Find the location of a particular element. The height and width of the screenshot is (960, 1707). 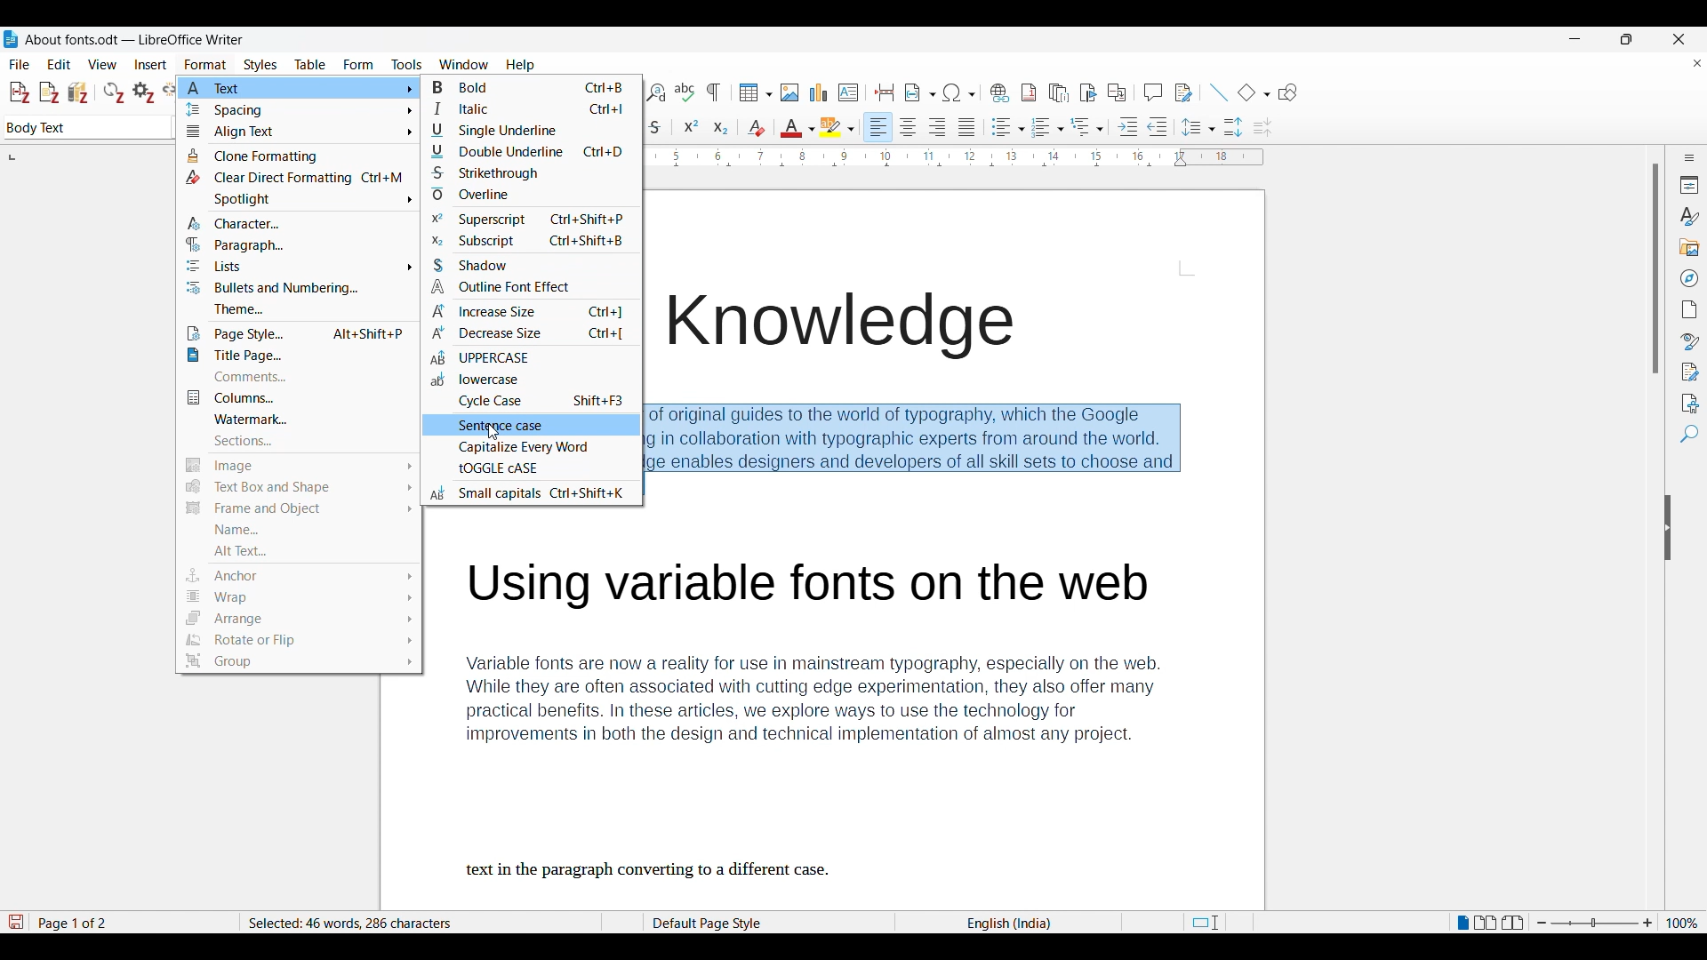

Arrange is located at coordinates (299, 621).